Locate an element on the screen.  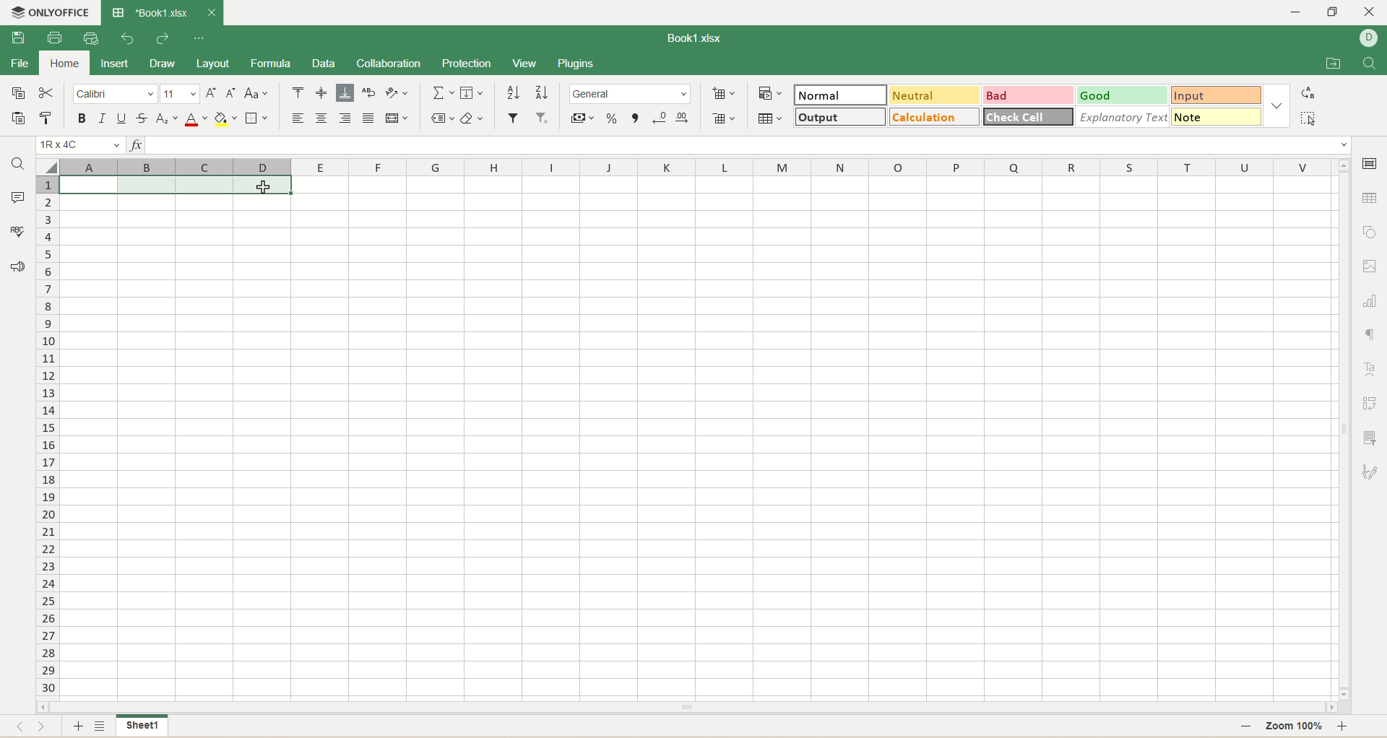
text art settings is located at coordinates (1371, 370).